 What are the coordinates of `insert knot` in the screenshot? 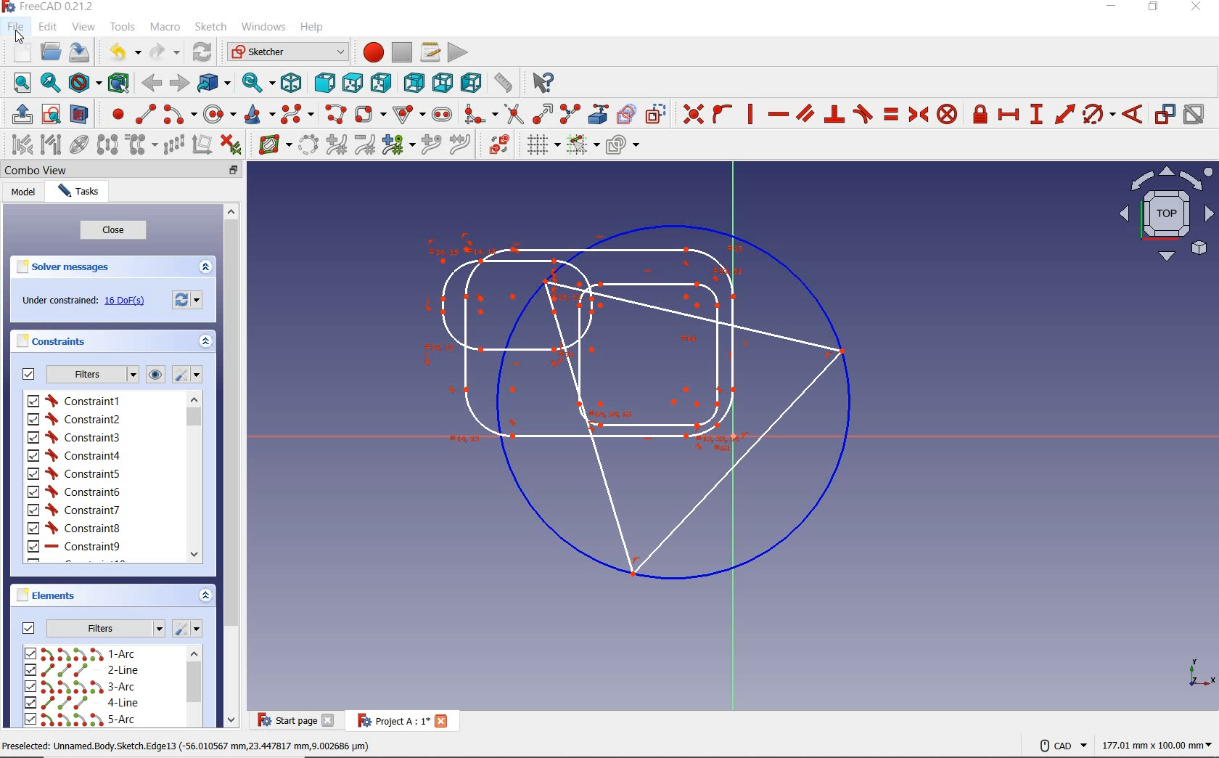 It's located at (430, 144).